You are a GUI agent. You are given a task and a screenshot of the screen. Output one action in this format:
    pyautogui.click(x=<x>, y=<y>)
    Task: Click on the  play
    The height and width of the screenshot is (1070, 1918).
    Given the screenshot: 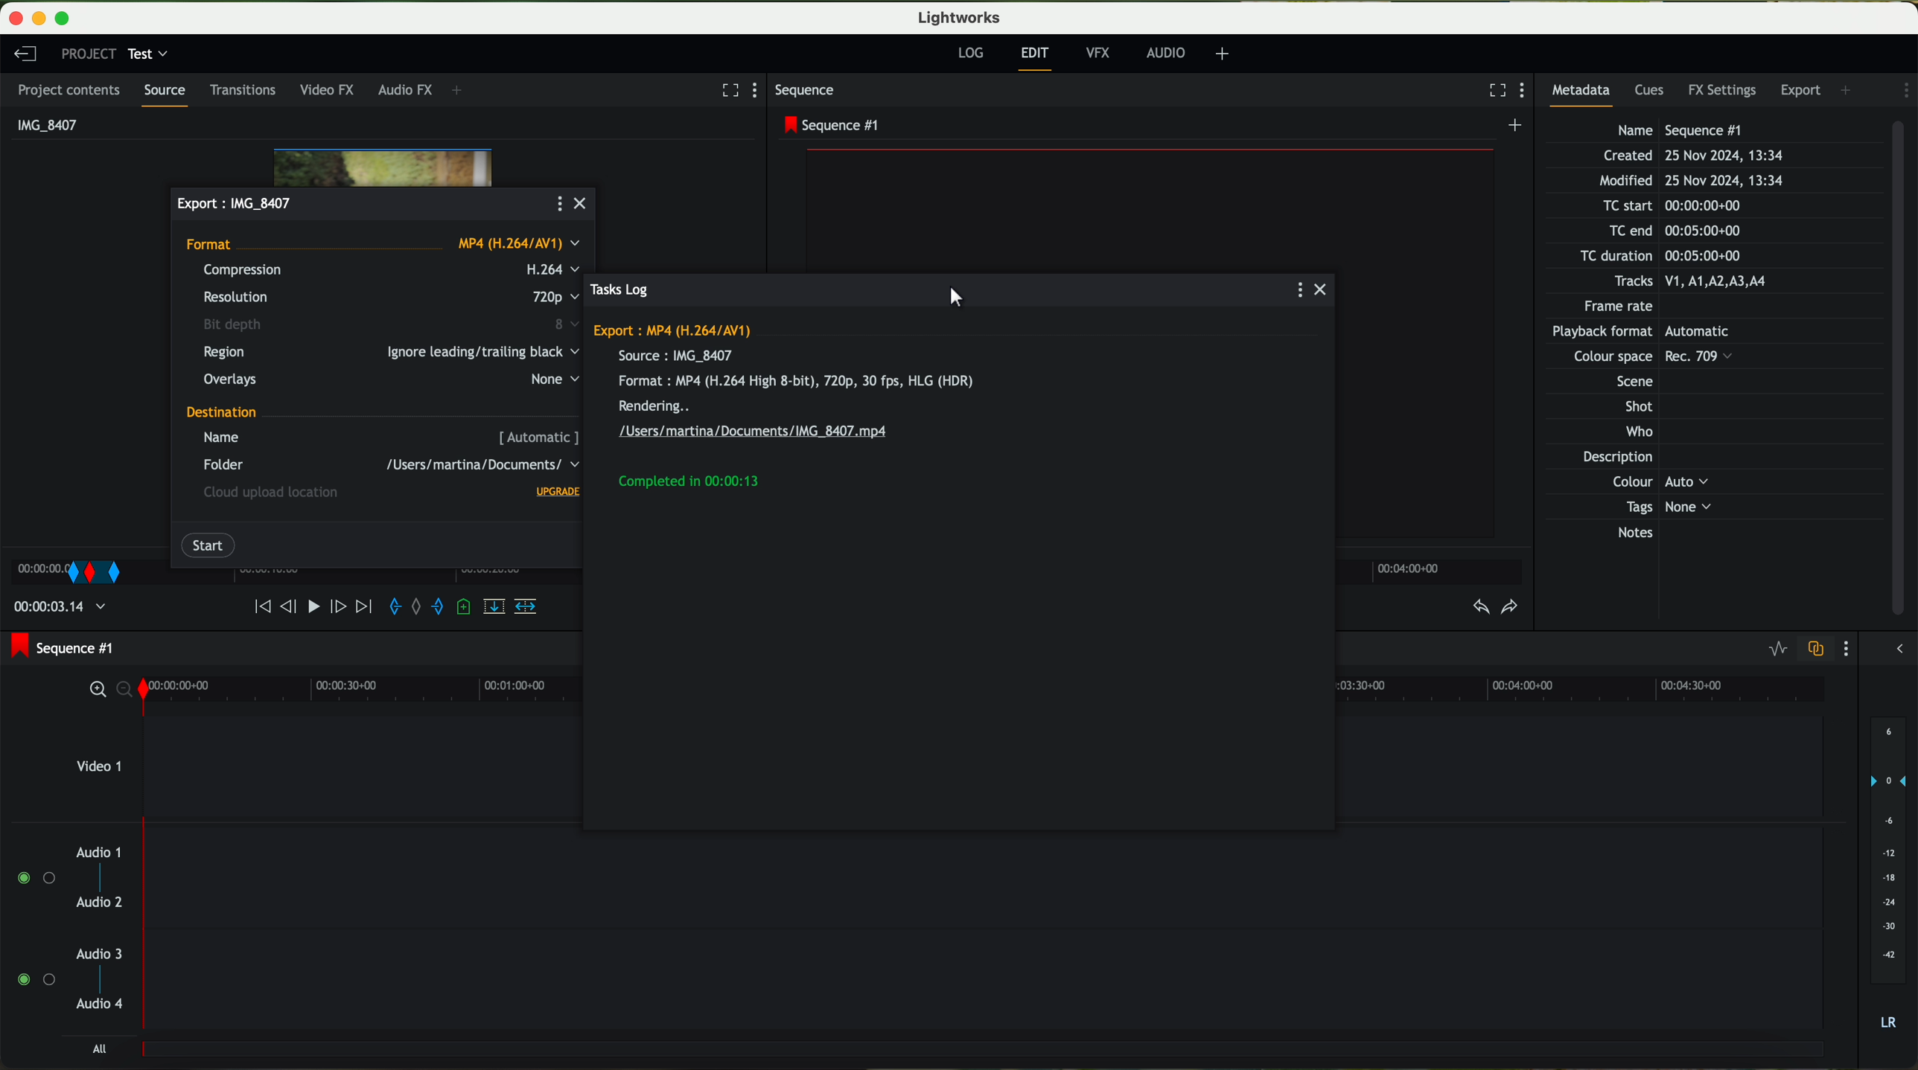 What is the action you would take?
    pyautogui.click(x=317, y=606)
    